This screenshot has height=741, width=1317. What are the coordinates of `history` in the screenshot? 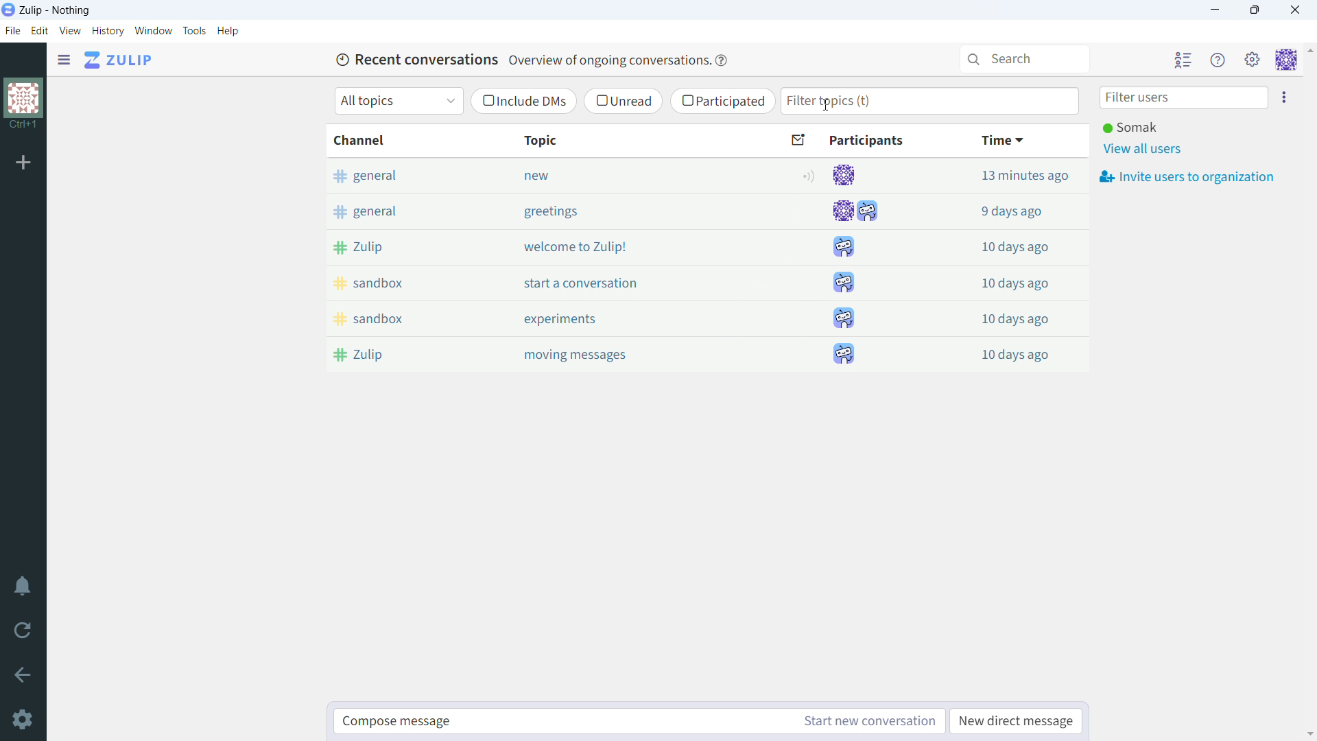 It's located at (108, 32).